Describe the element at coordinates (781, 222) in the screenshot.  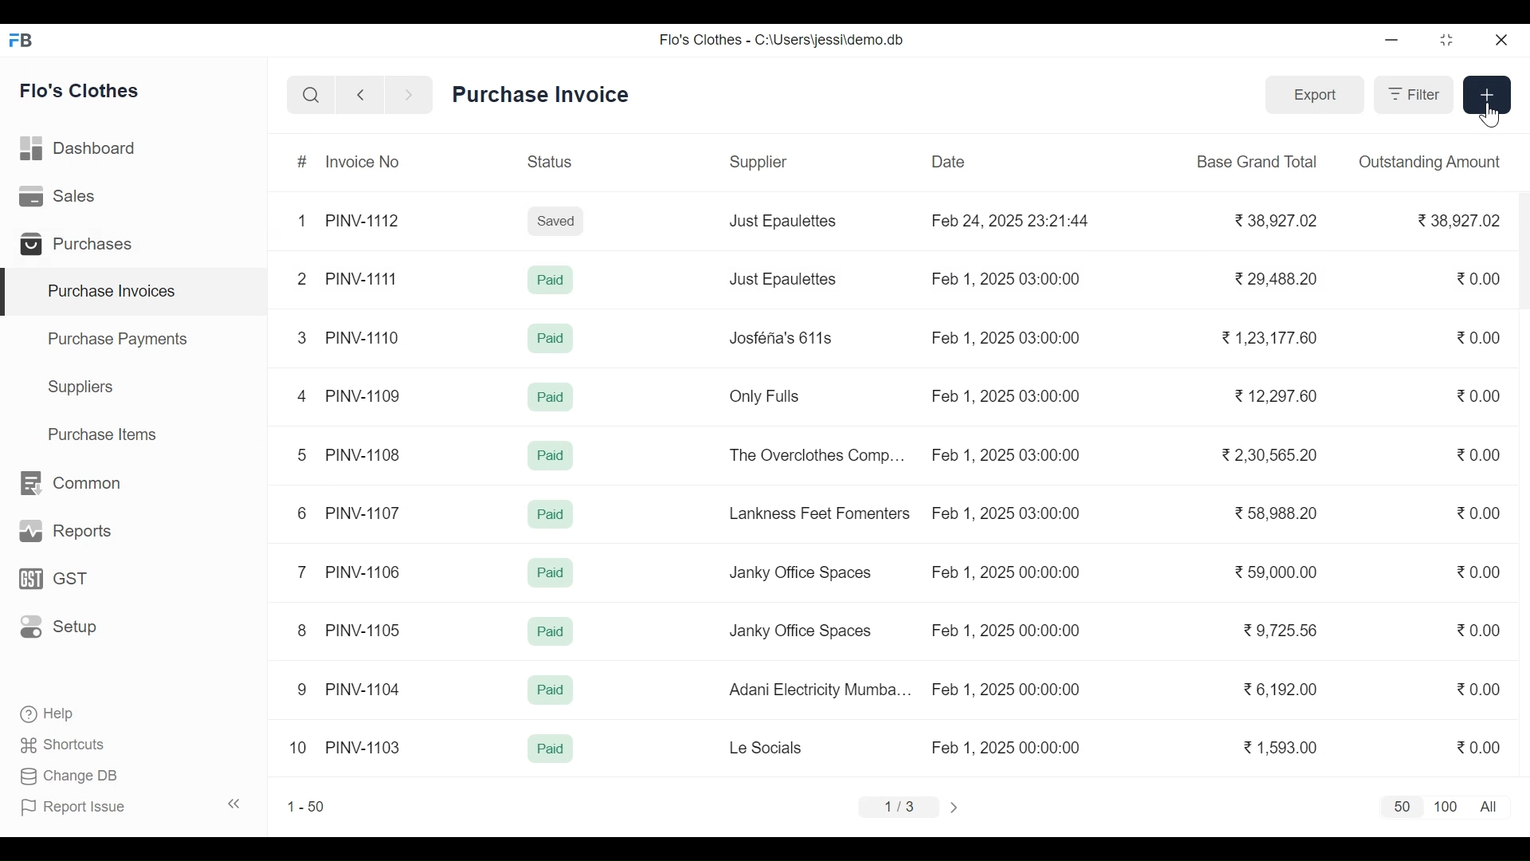
I see `Just Epaulettes` at that location.